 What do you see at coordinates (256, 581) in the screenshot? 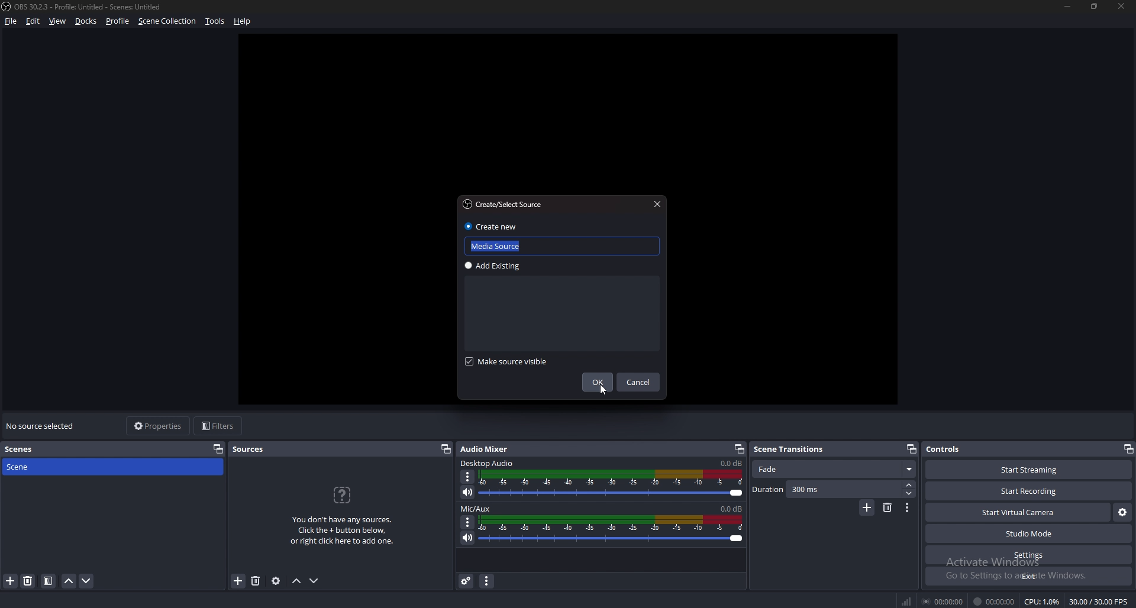
I see `Delete sources` at bounding box center [256, 581].